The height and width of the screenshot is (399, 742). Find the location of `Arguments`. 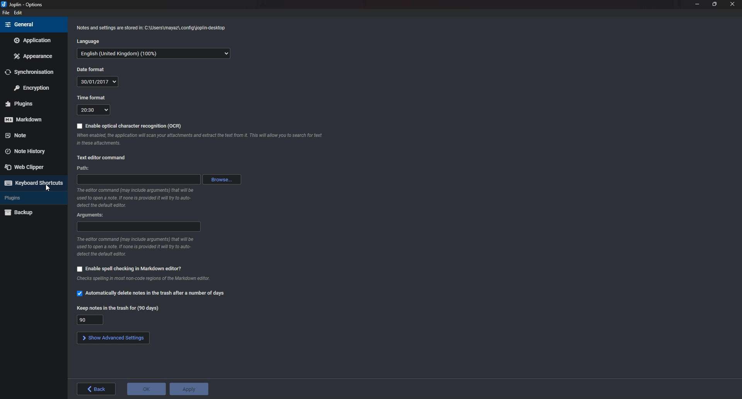

Arguments is located at coordinates (139, 227).